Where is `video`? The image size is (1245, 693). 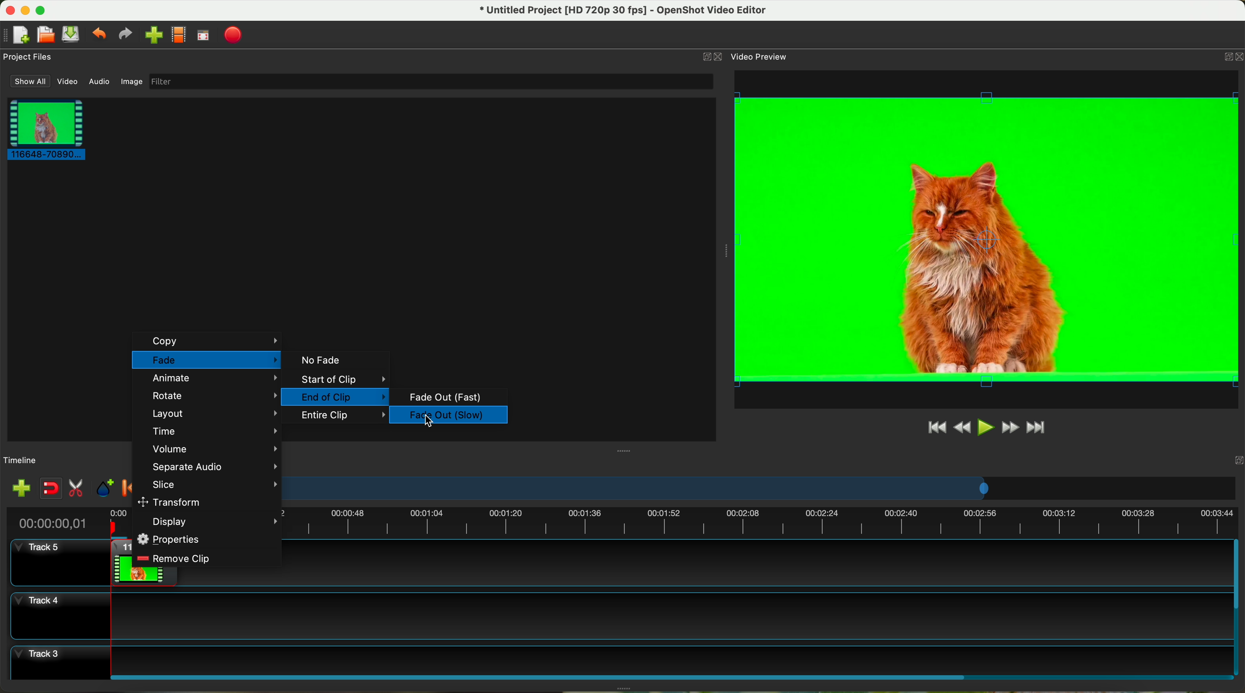 video is located at coordinates (68, 82).